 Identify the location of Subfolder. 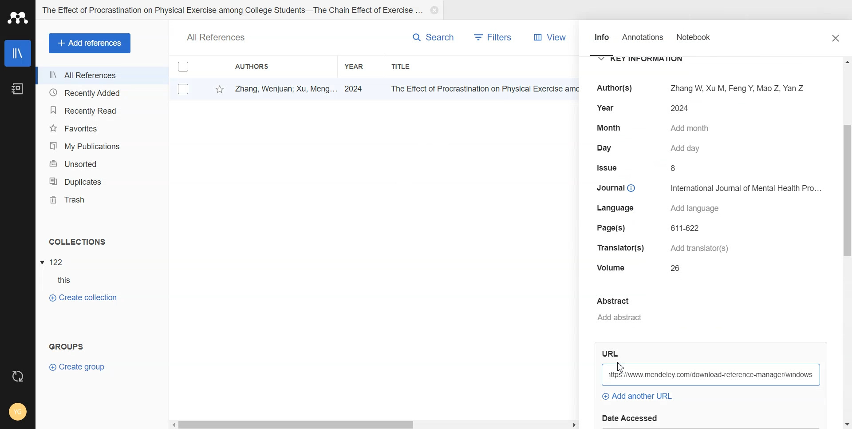
(60, 281).